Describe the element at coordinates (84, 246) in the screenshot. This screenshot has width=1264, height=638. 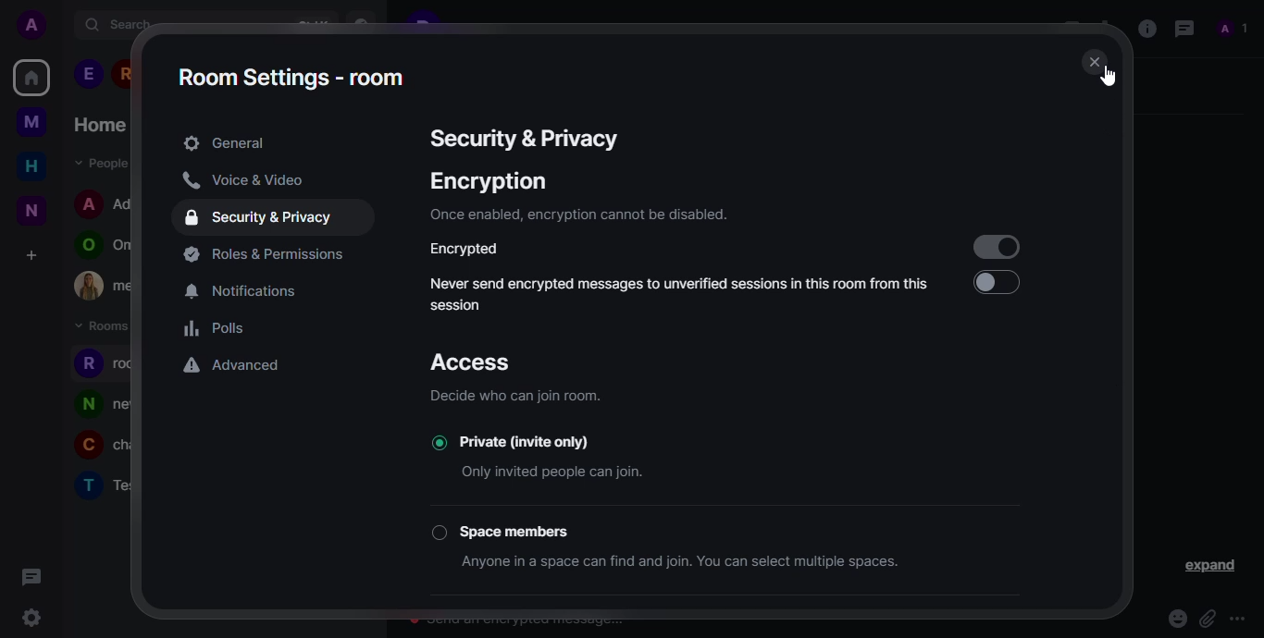
I see `profile` at that location.